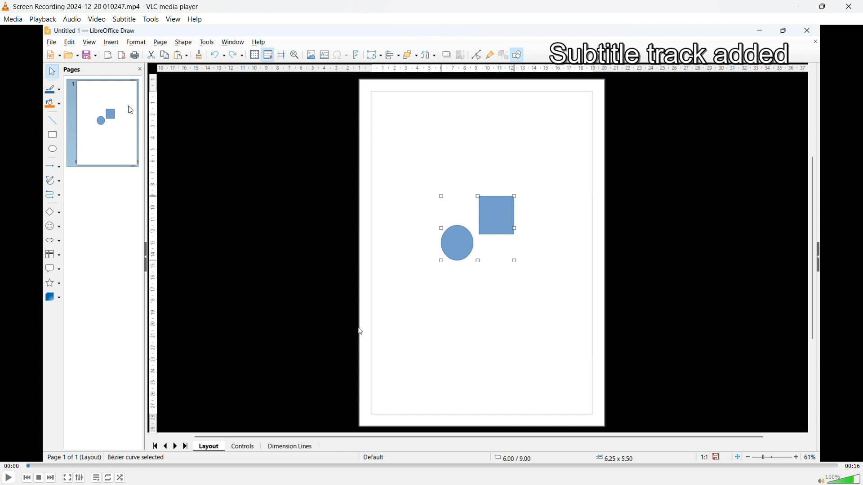 The height and width of the screenshot is (485, 863). I want to click on crop image, so click(461, 54).